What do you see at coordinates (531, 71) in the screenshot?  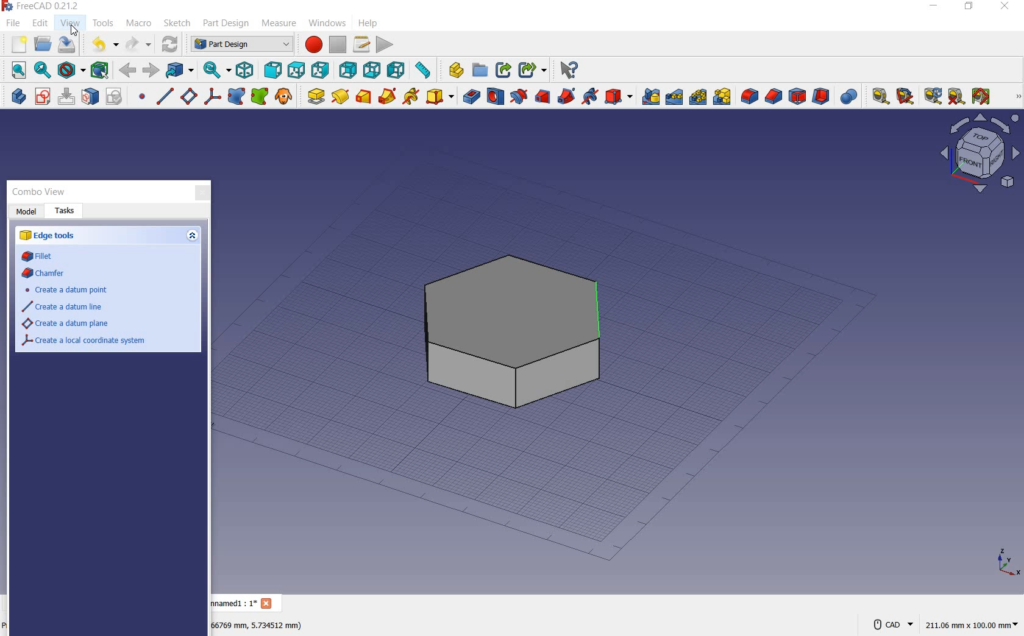 I see `make sub-link` at bounding box center [531, 71].